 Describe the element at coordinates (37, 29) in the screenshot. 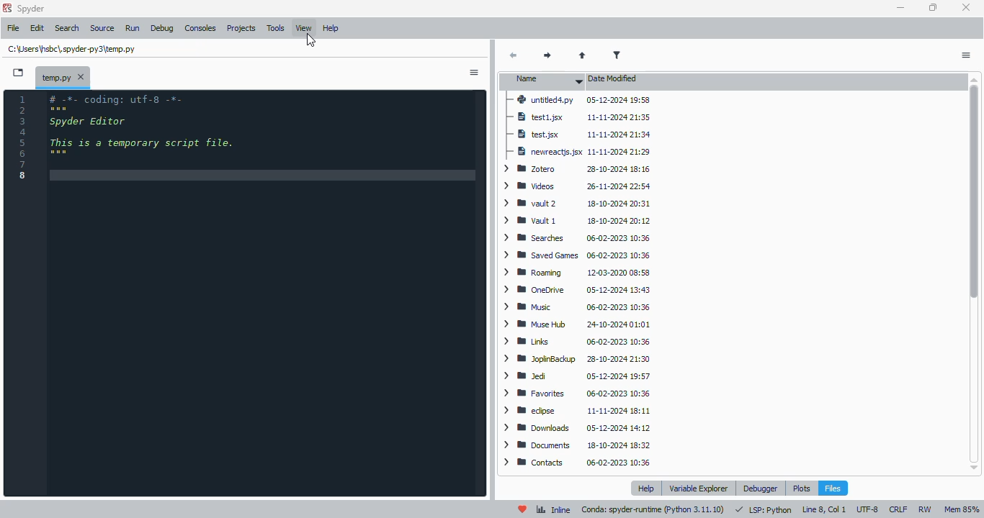

I see `edit` at that location.